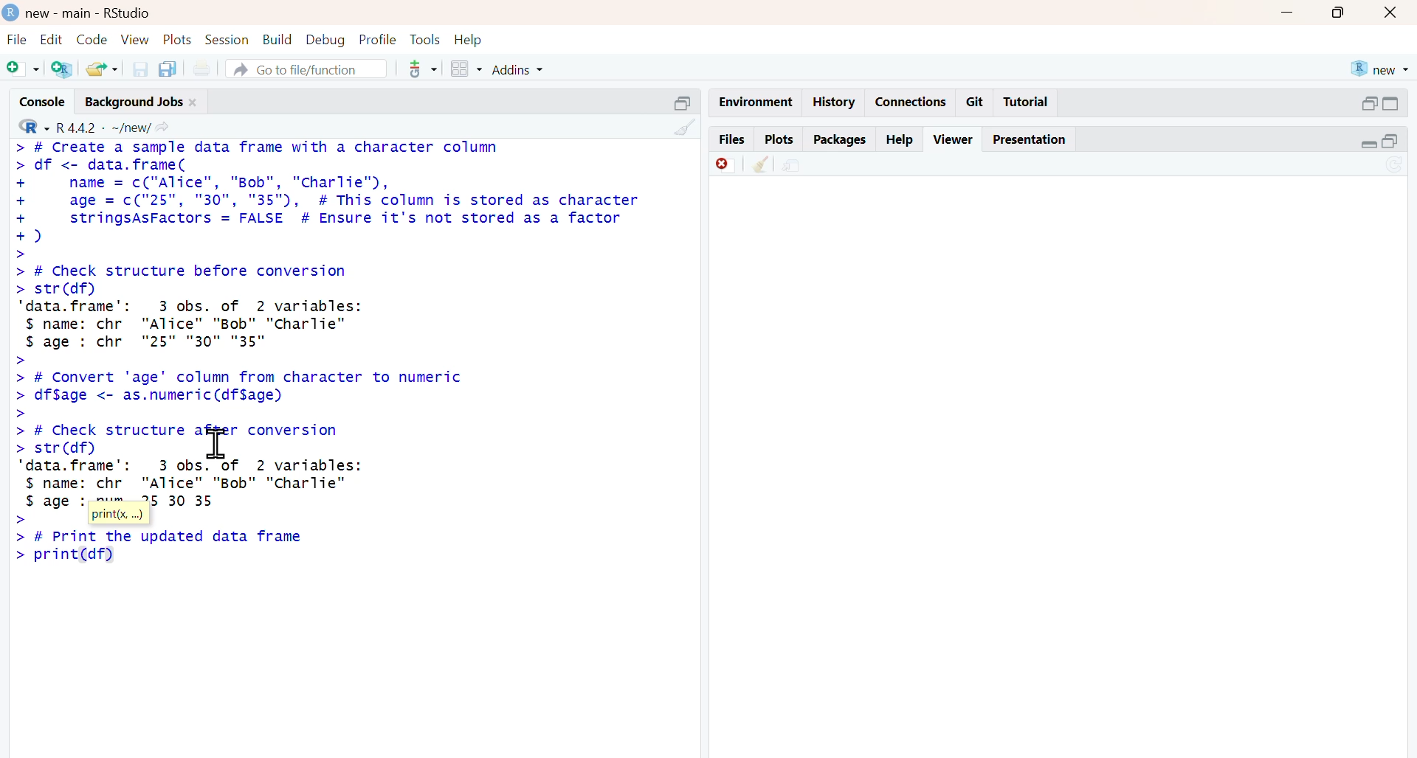 This screenshot has width=1417, height=758. Describe the element at coordinates (1390, 142) in the screenshot. I see `open in separate window` at that location.